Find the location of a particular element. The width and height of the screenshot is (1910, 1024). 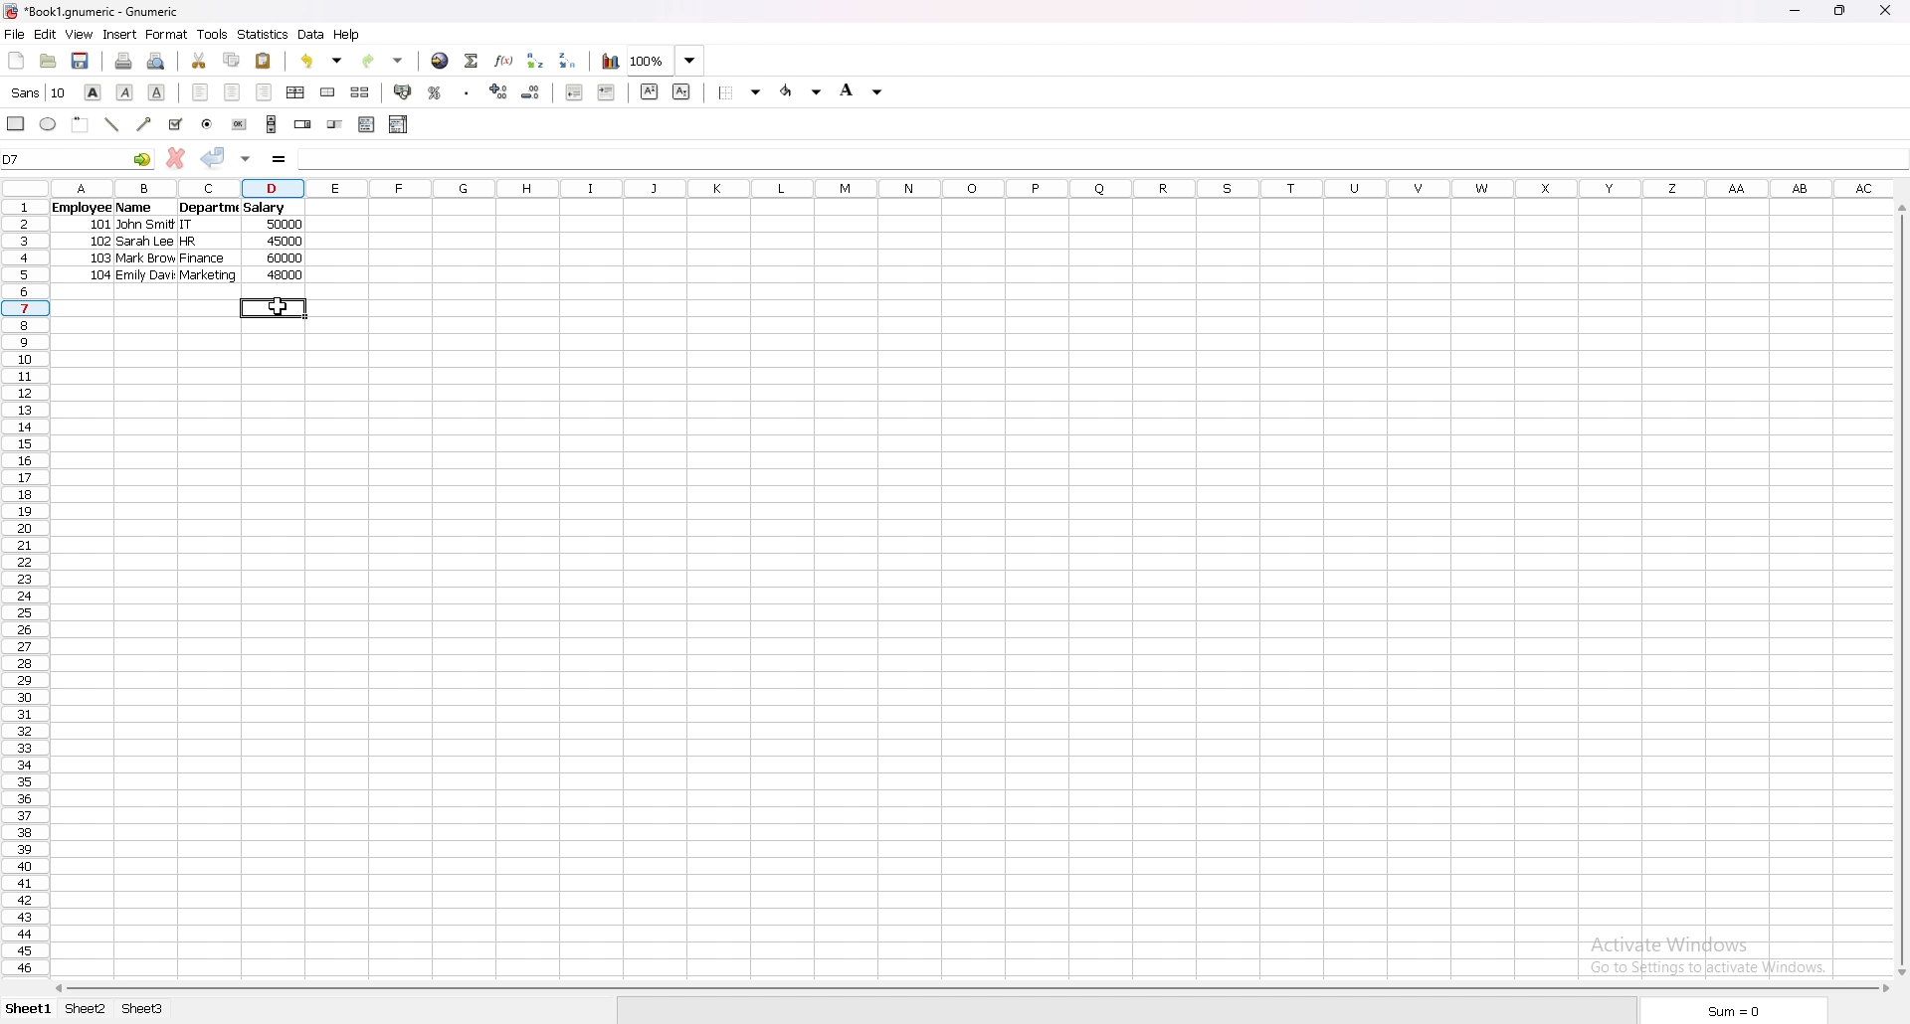

scroll bar is located at coordinates (272, 124).